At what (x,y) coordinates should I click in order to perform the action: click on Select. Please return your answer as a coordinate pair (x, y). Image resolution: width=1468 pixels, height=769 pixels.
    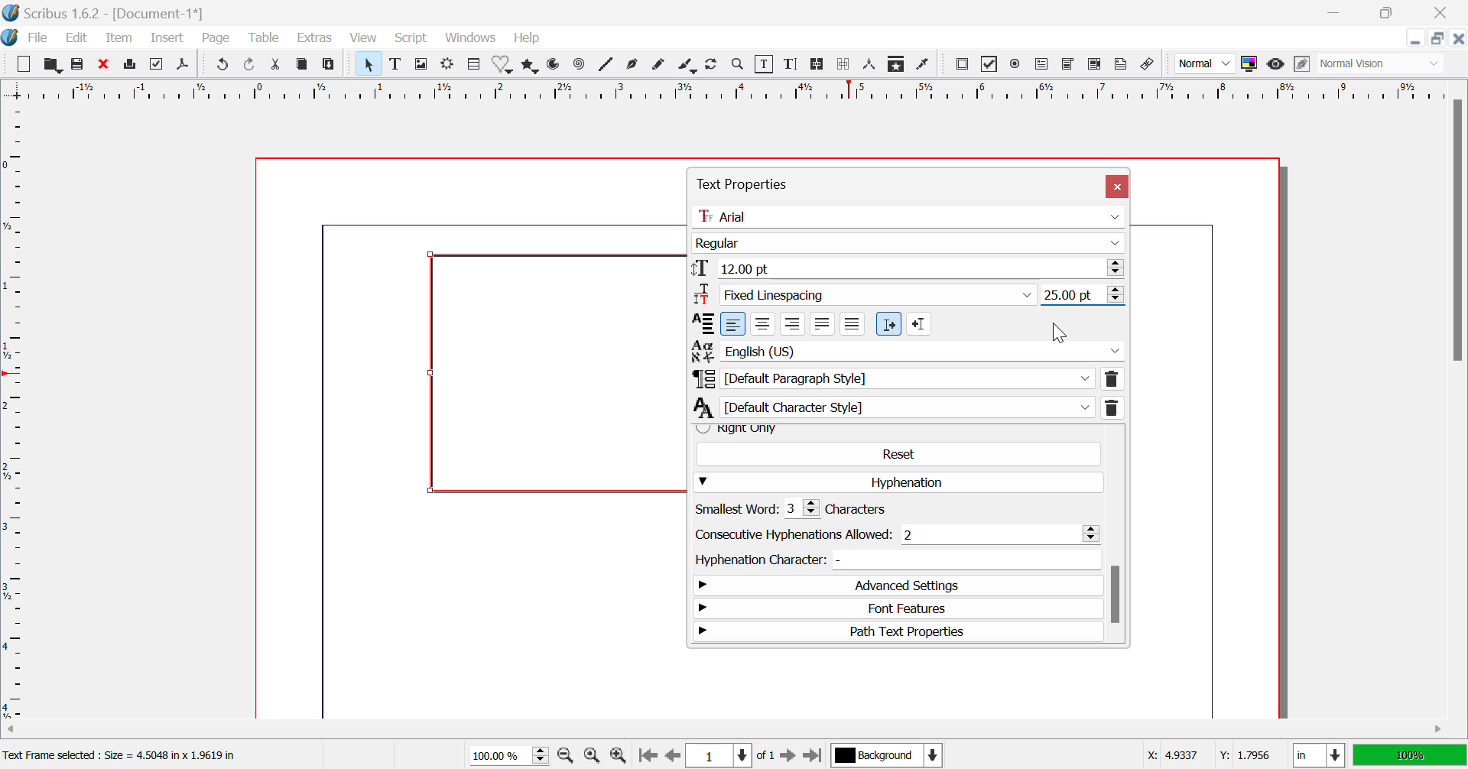
    Looking at the image, I should click on (368, 63).